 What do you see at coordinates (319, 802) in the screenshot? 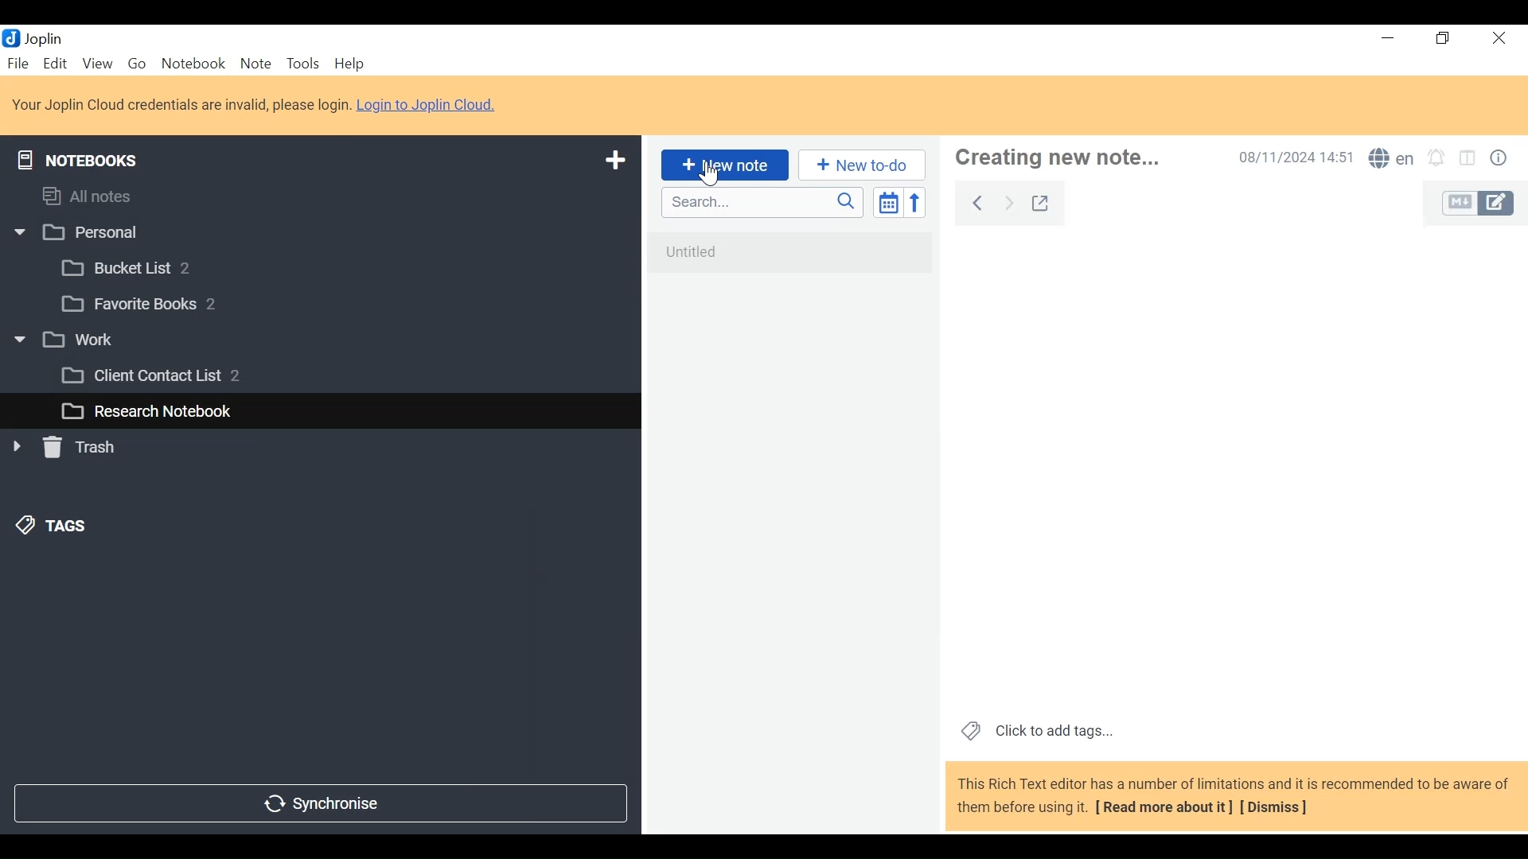
I see `Synchronize` at bounding box center [319, 802].